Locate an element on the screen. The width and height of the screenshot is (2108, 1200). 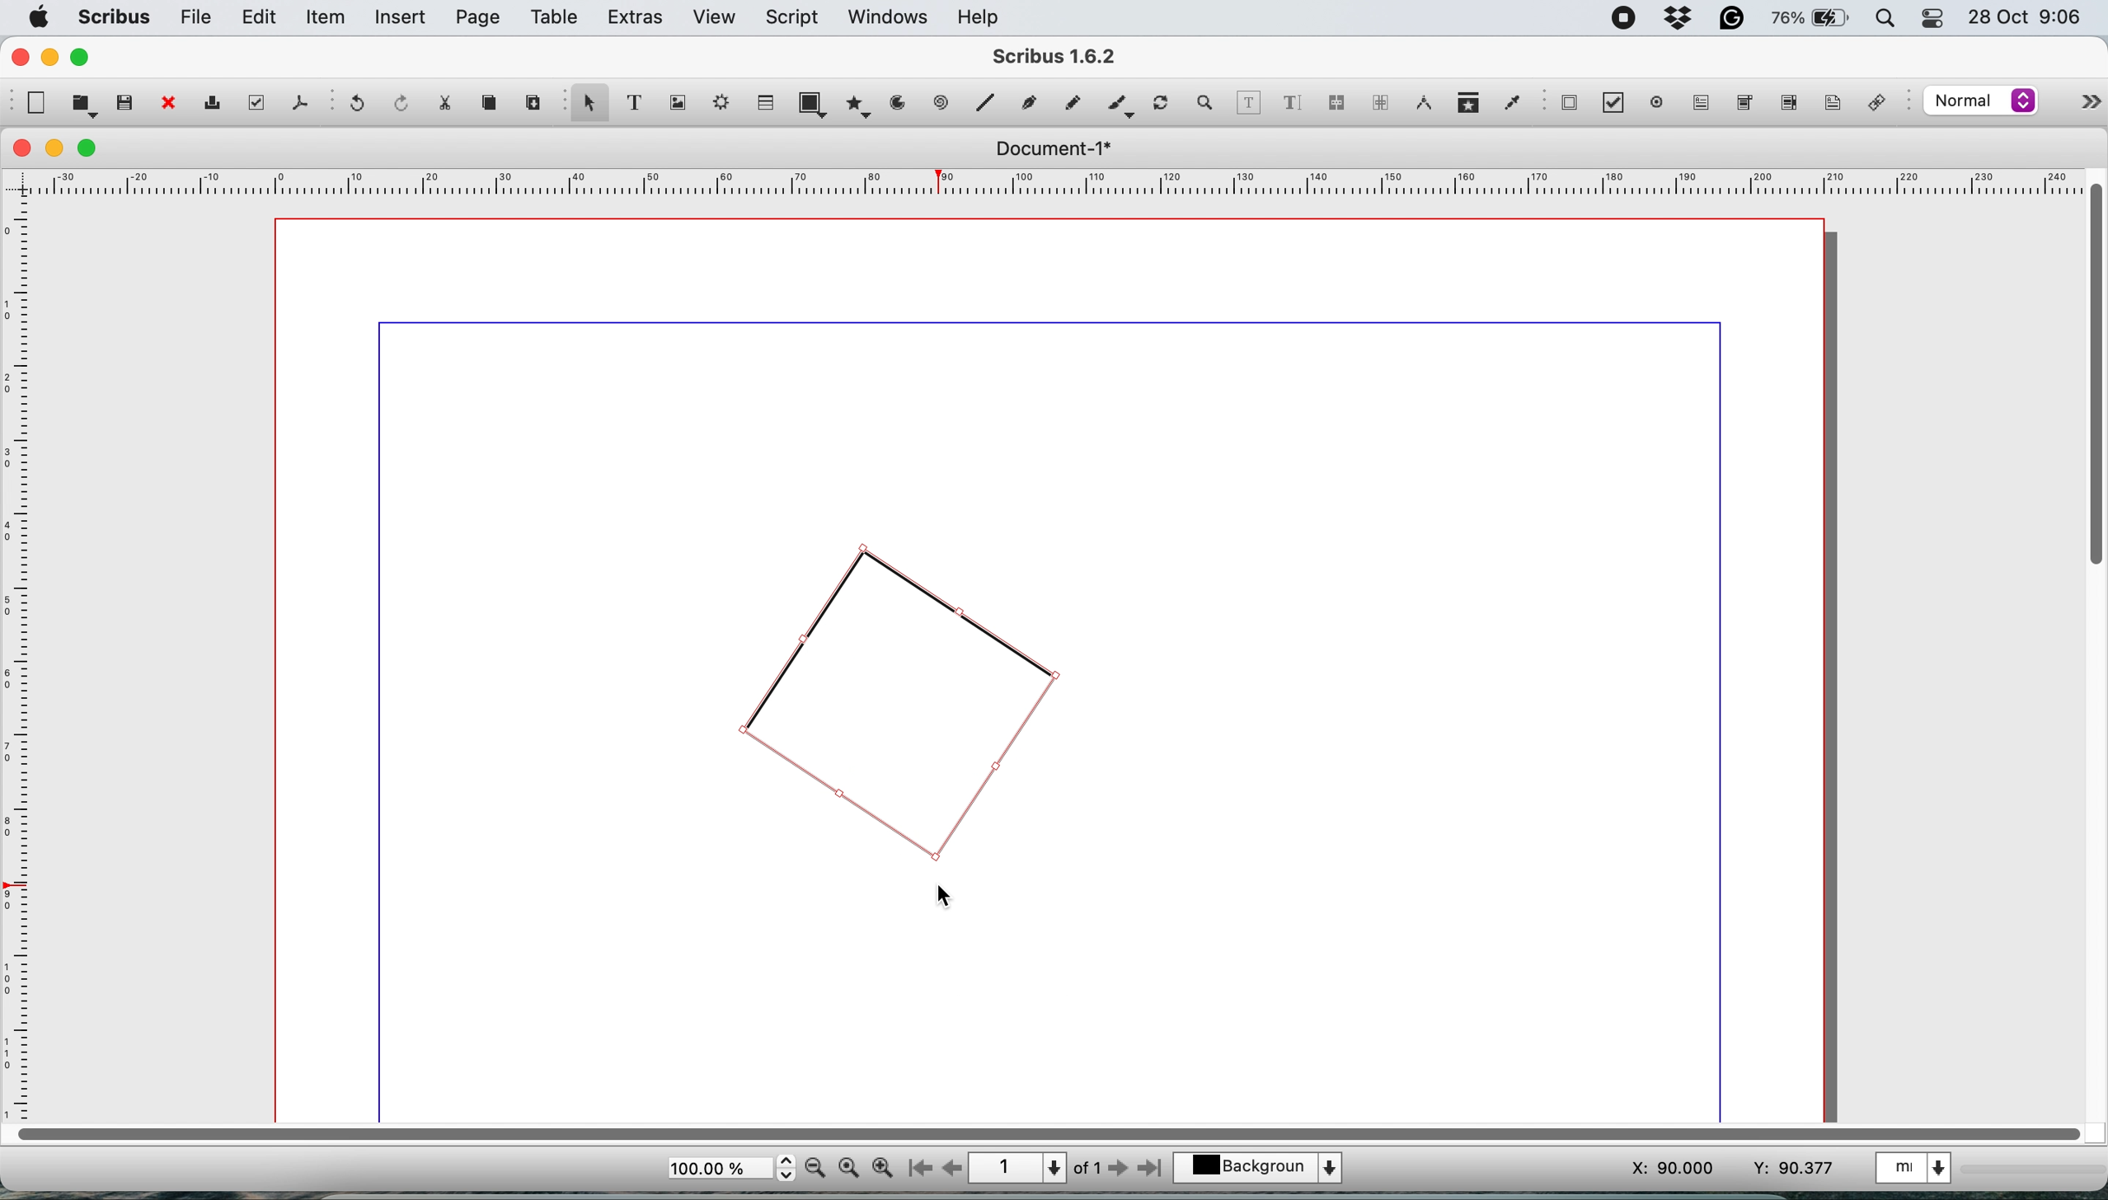
shape is located at coordinates (812, 102).